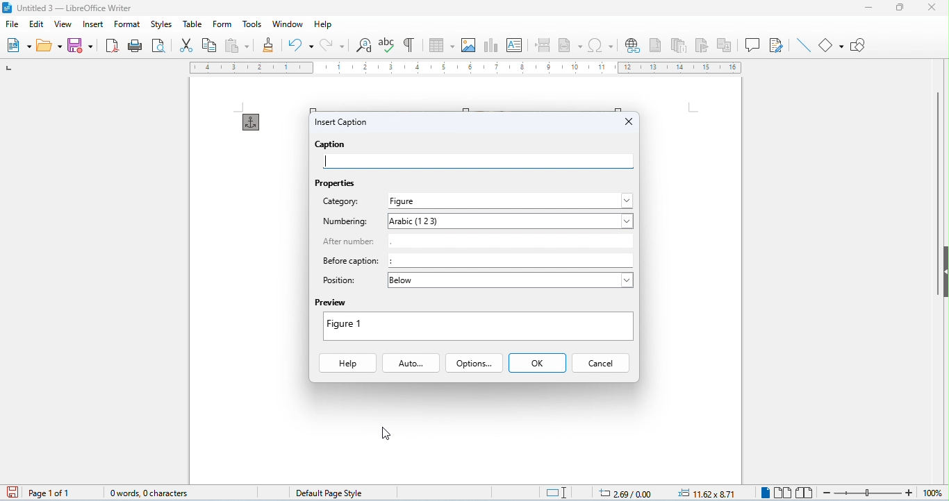 This screenshot has width=949, height=501. I want to click on select category, so click(509, 201).